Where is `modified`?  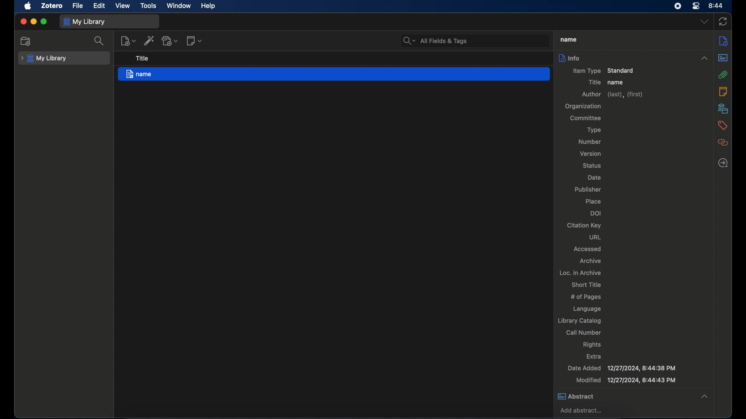
modified is located at coordinates (625, 381).